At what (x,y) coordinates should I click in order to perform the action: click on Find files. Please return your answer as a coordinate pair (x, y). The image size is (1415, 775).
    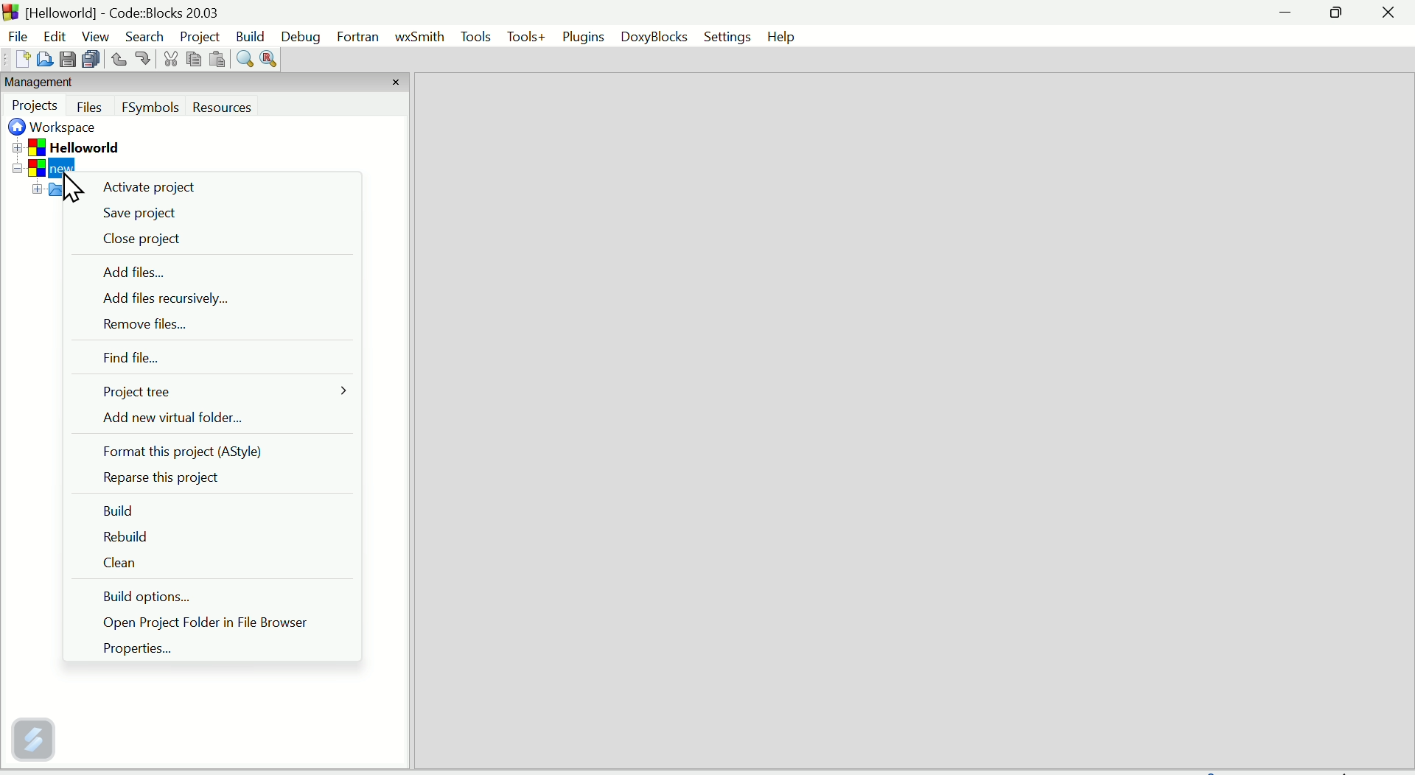
    Looking at the image, I should click on (127, 360).